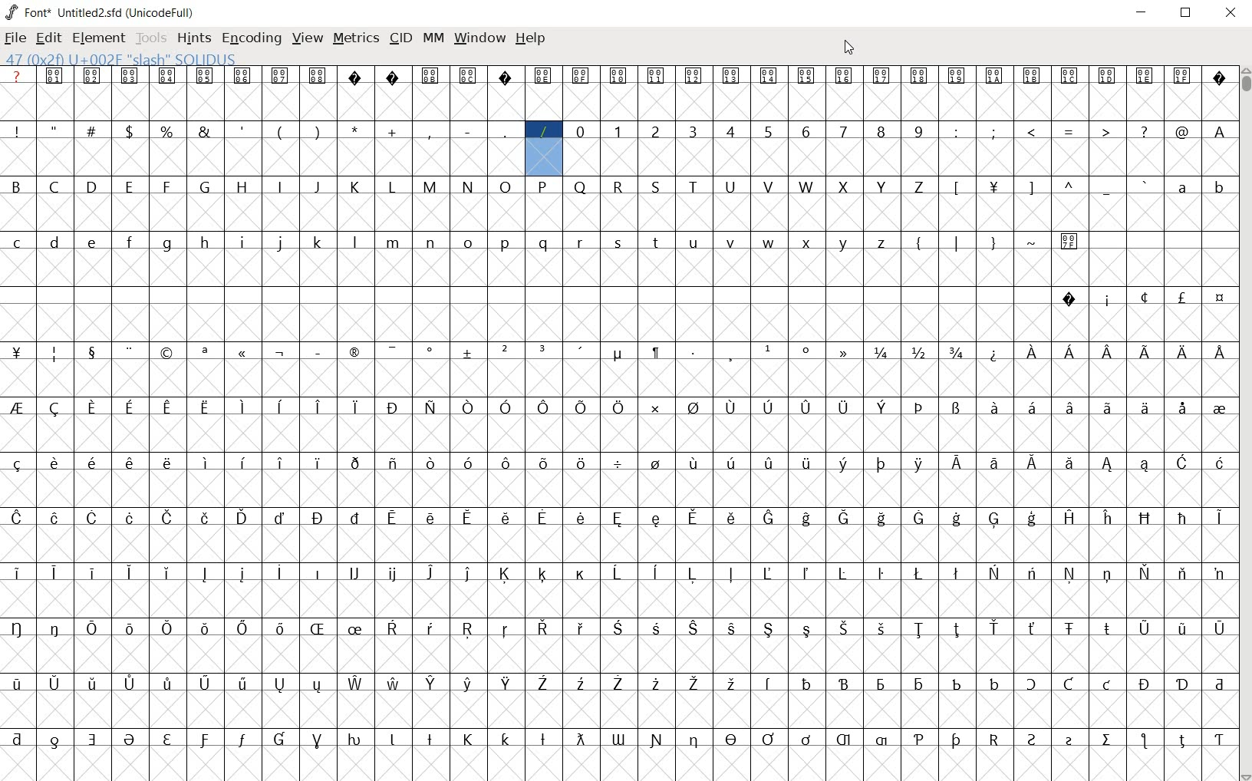 The width and height of the screenshot is (1252, 781). What do you see at coordinates (806, 519) in the screenshot?
I see `glyph` at bounding box center [806, 519].